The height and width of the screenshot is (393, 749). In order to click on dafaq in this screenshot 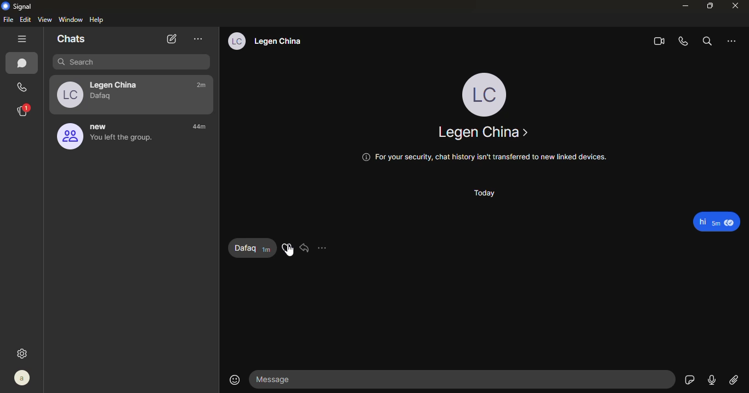, I will do `click(104, 97)`.